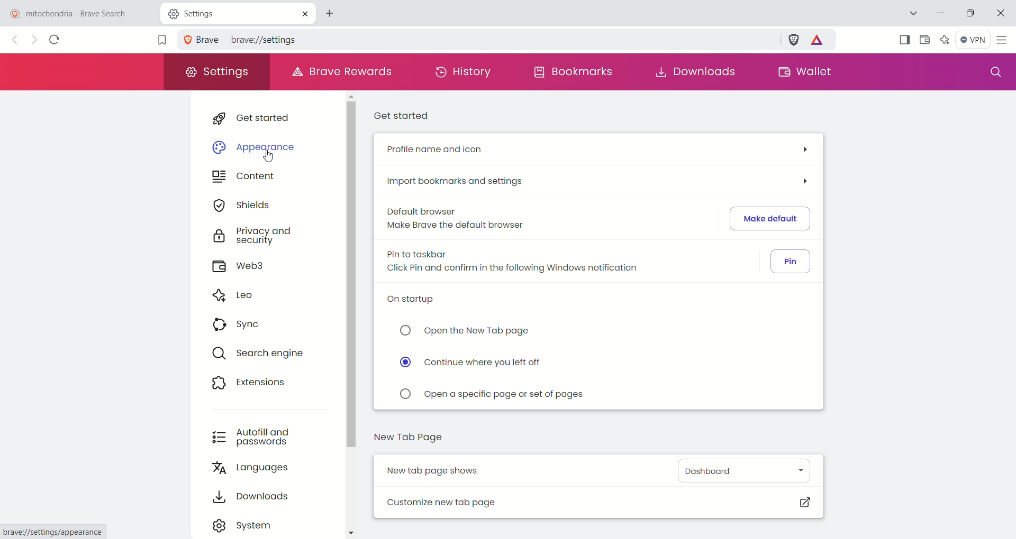  I want to click on autofill and passwords, so click(249, 436).